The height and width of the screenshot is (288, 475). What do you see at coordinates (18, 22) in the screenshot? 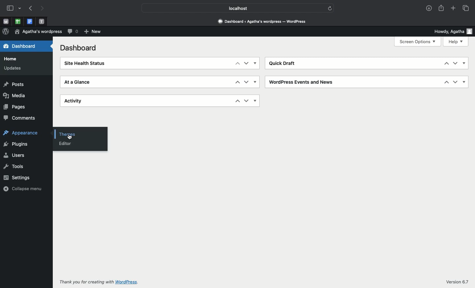
I see `Pinned tab` at bounding box center [18, 22].